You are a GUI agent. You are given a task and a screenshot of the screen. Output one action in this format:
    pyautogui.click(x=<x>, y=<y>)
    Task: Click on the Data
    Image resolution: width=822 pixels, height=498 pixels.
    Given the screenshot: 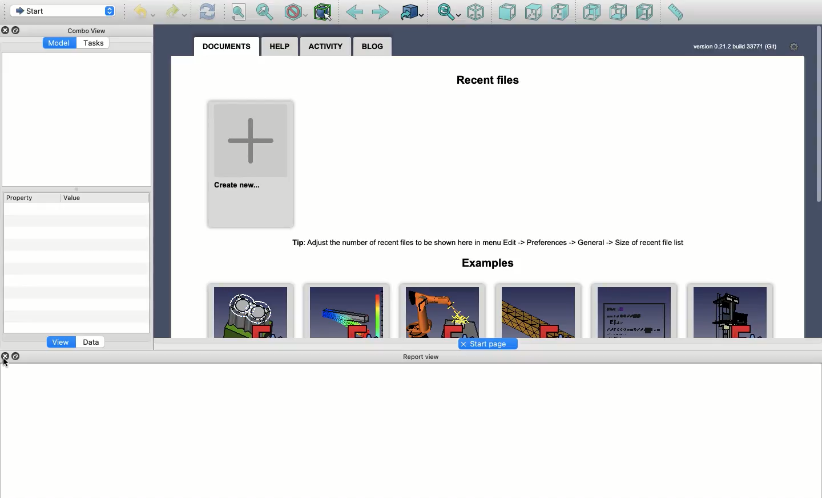 What is the action you would take?
    pyautogui.click(x=93, y=342)
    